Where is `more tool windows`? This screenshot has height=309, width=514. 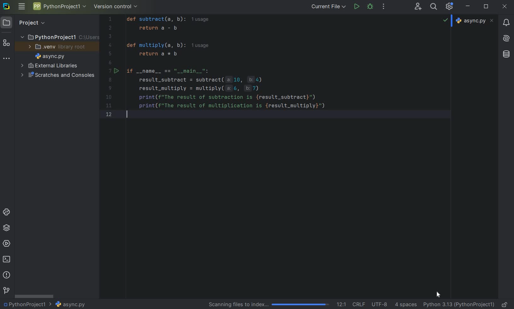 more tool windows is located at coordinates (7, 59).